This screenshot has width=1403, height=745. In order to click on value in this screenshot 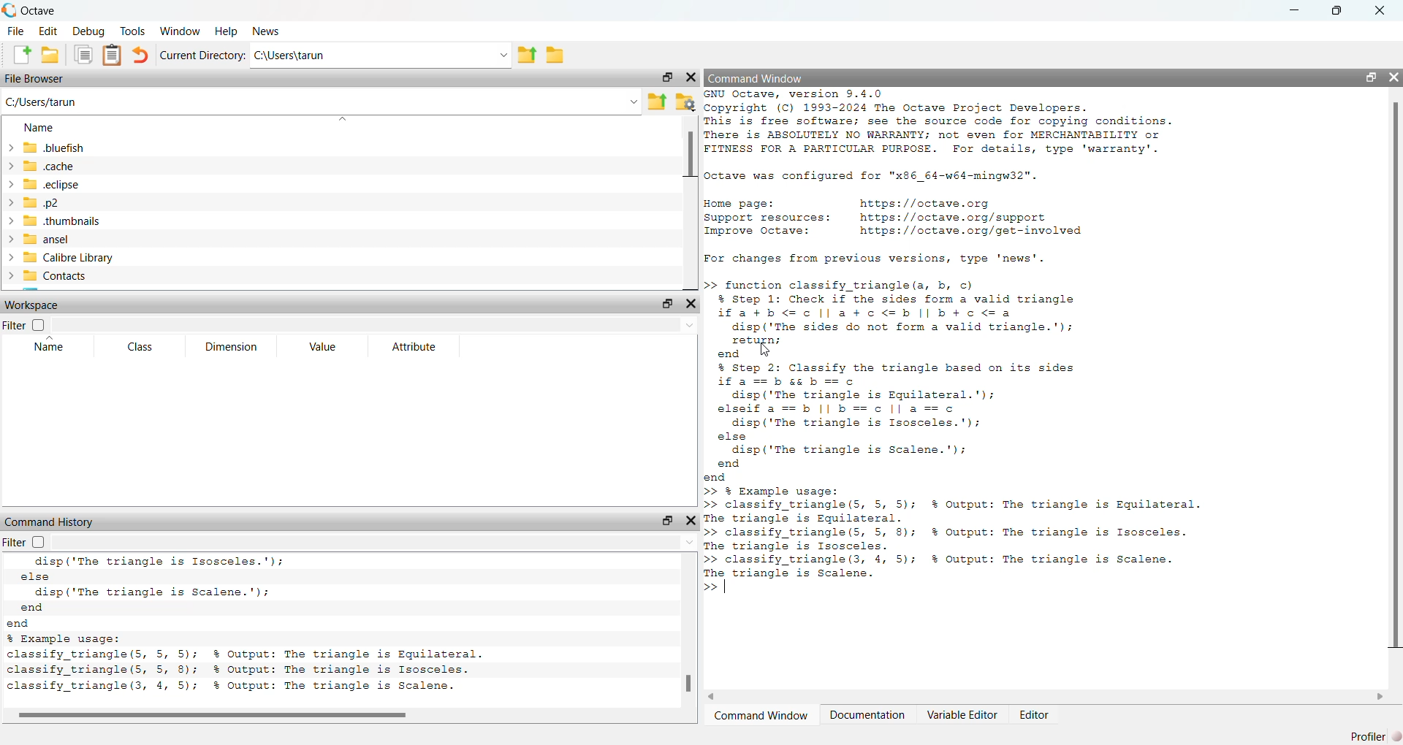, I will do `click(327, 347)`.